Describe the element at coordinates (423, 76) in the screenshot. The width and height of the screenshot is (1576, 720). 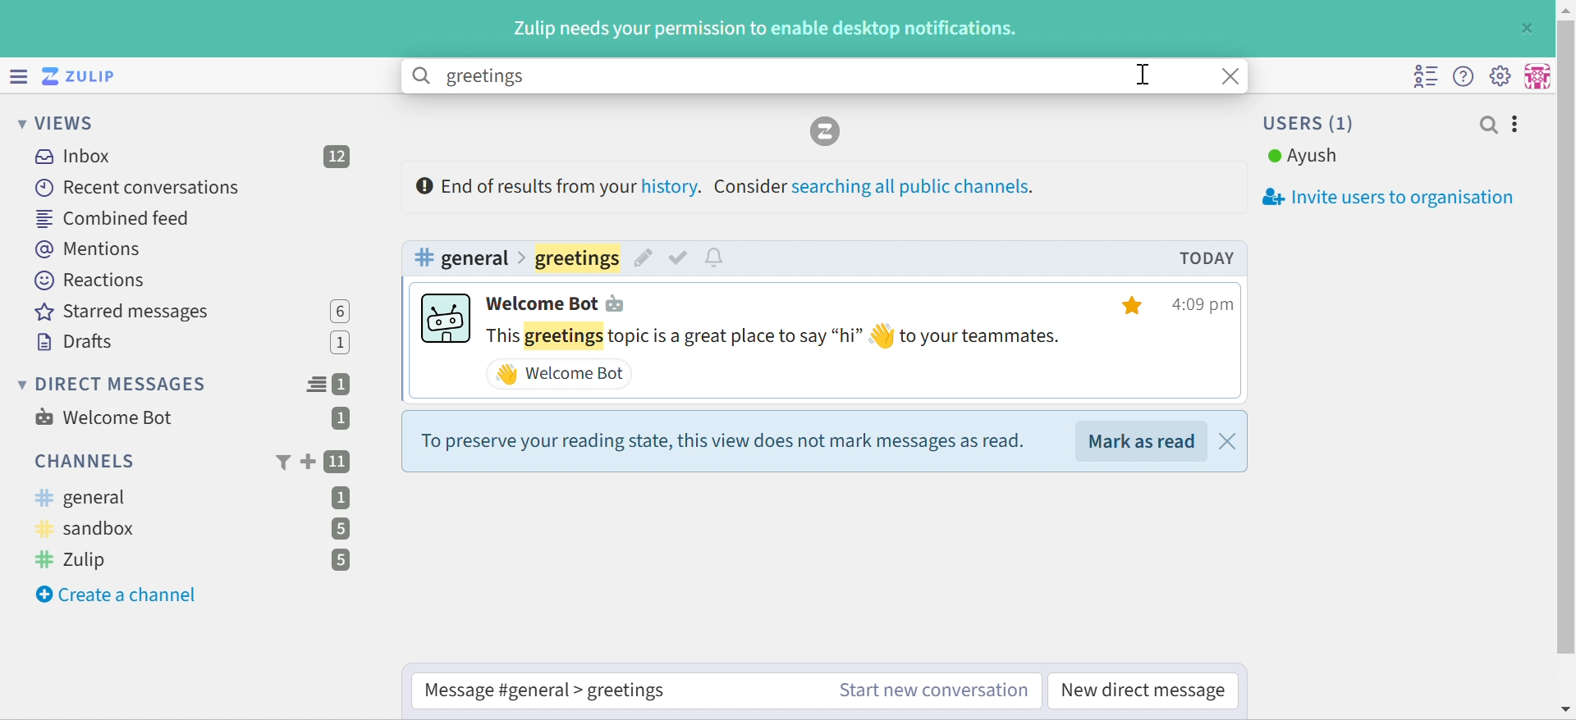
I see `Search icon` at that location.